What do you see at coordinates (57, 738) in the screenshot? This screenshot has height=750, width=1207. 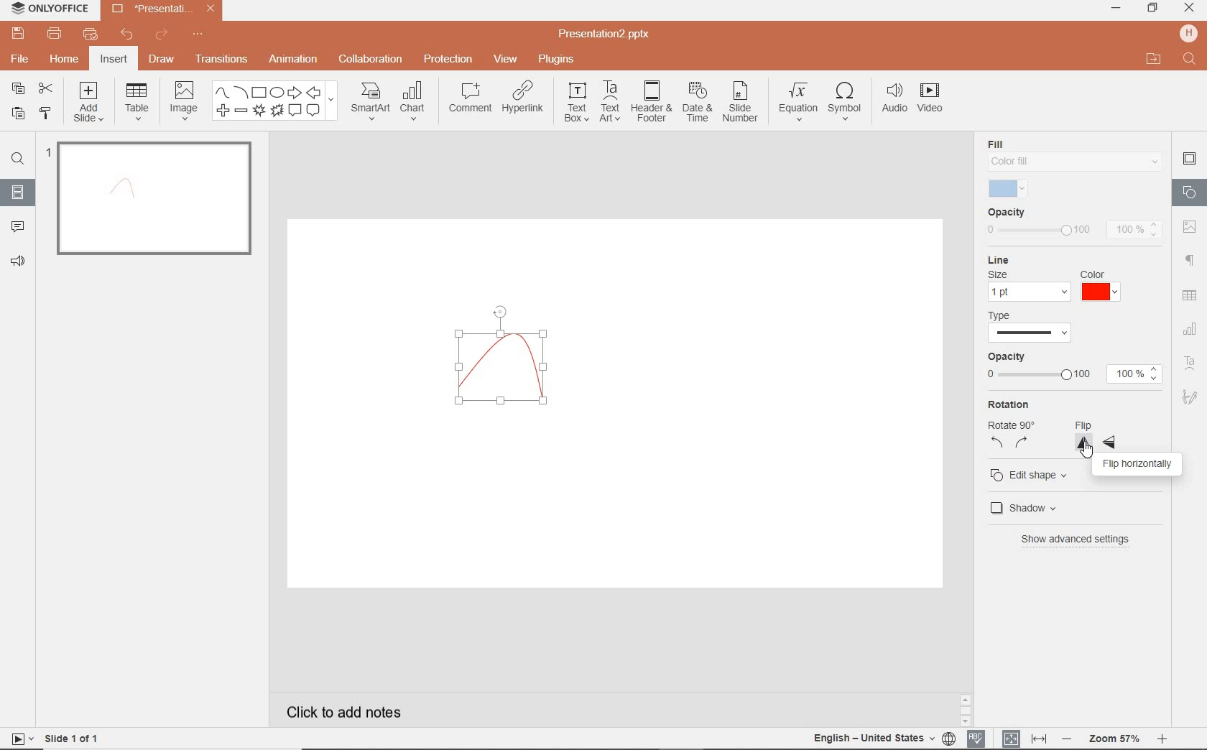 I see `SLIDE 1 OF 1` at bounding box center [57, 738].